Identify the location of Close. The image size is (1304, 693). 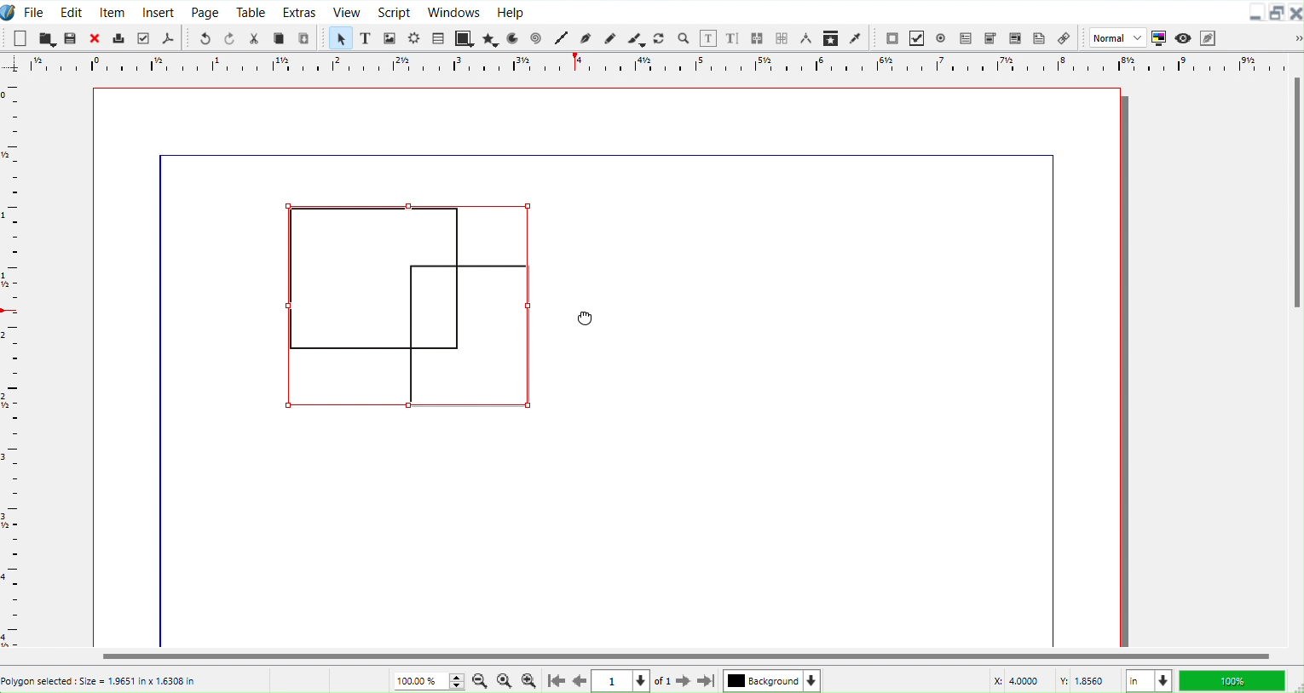
(1295, 13).